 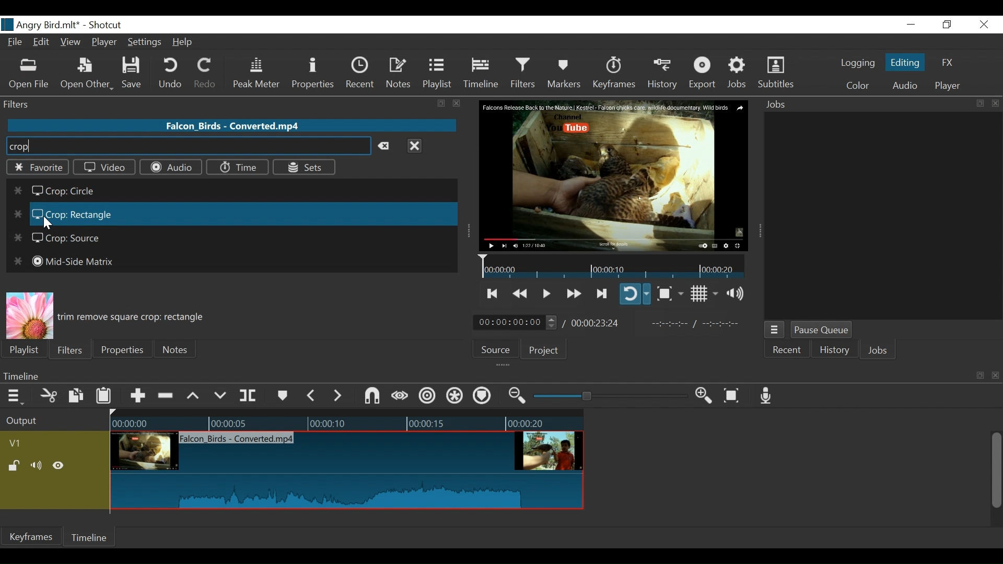 What do you see at coordinates (766, 395) in the screenshot?
I see `Record audio` at bounding box center [766, 395].